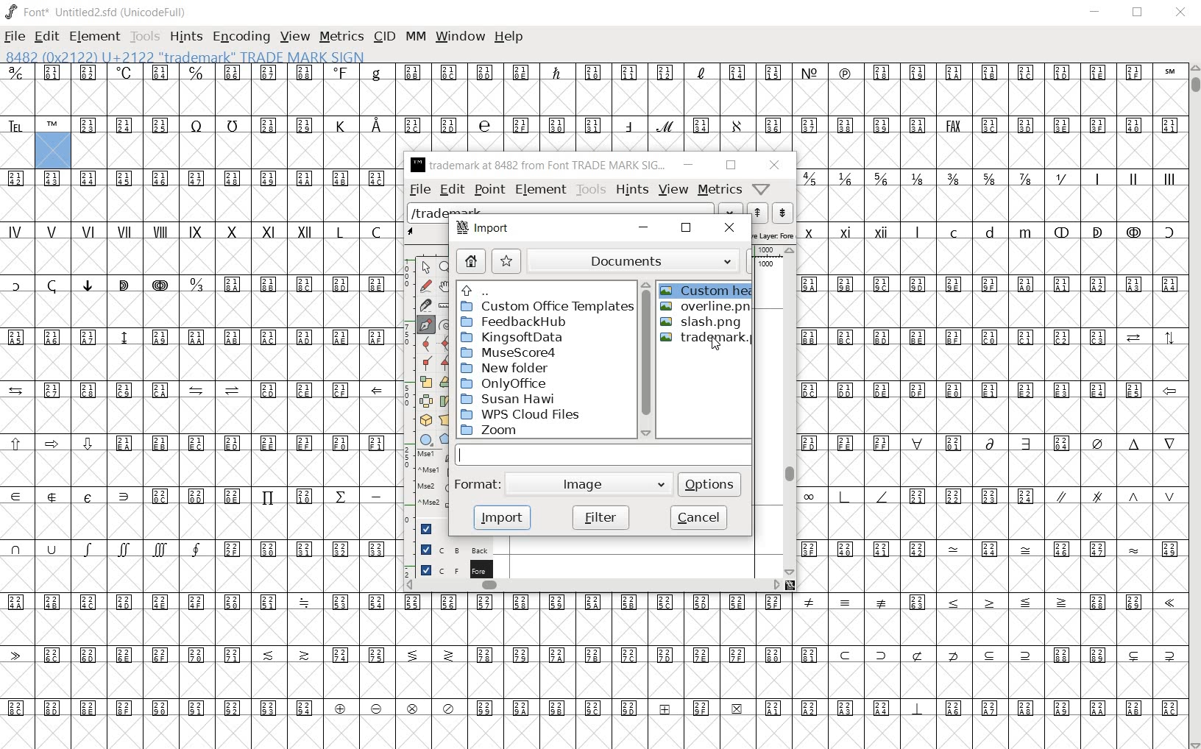 This screenshot has height=749, width=1201. I want to click on options, so click(710, 483).